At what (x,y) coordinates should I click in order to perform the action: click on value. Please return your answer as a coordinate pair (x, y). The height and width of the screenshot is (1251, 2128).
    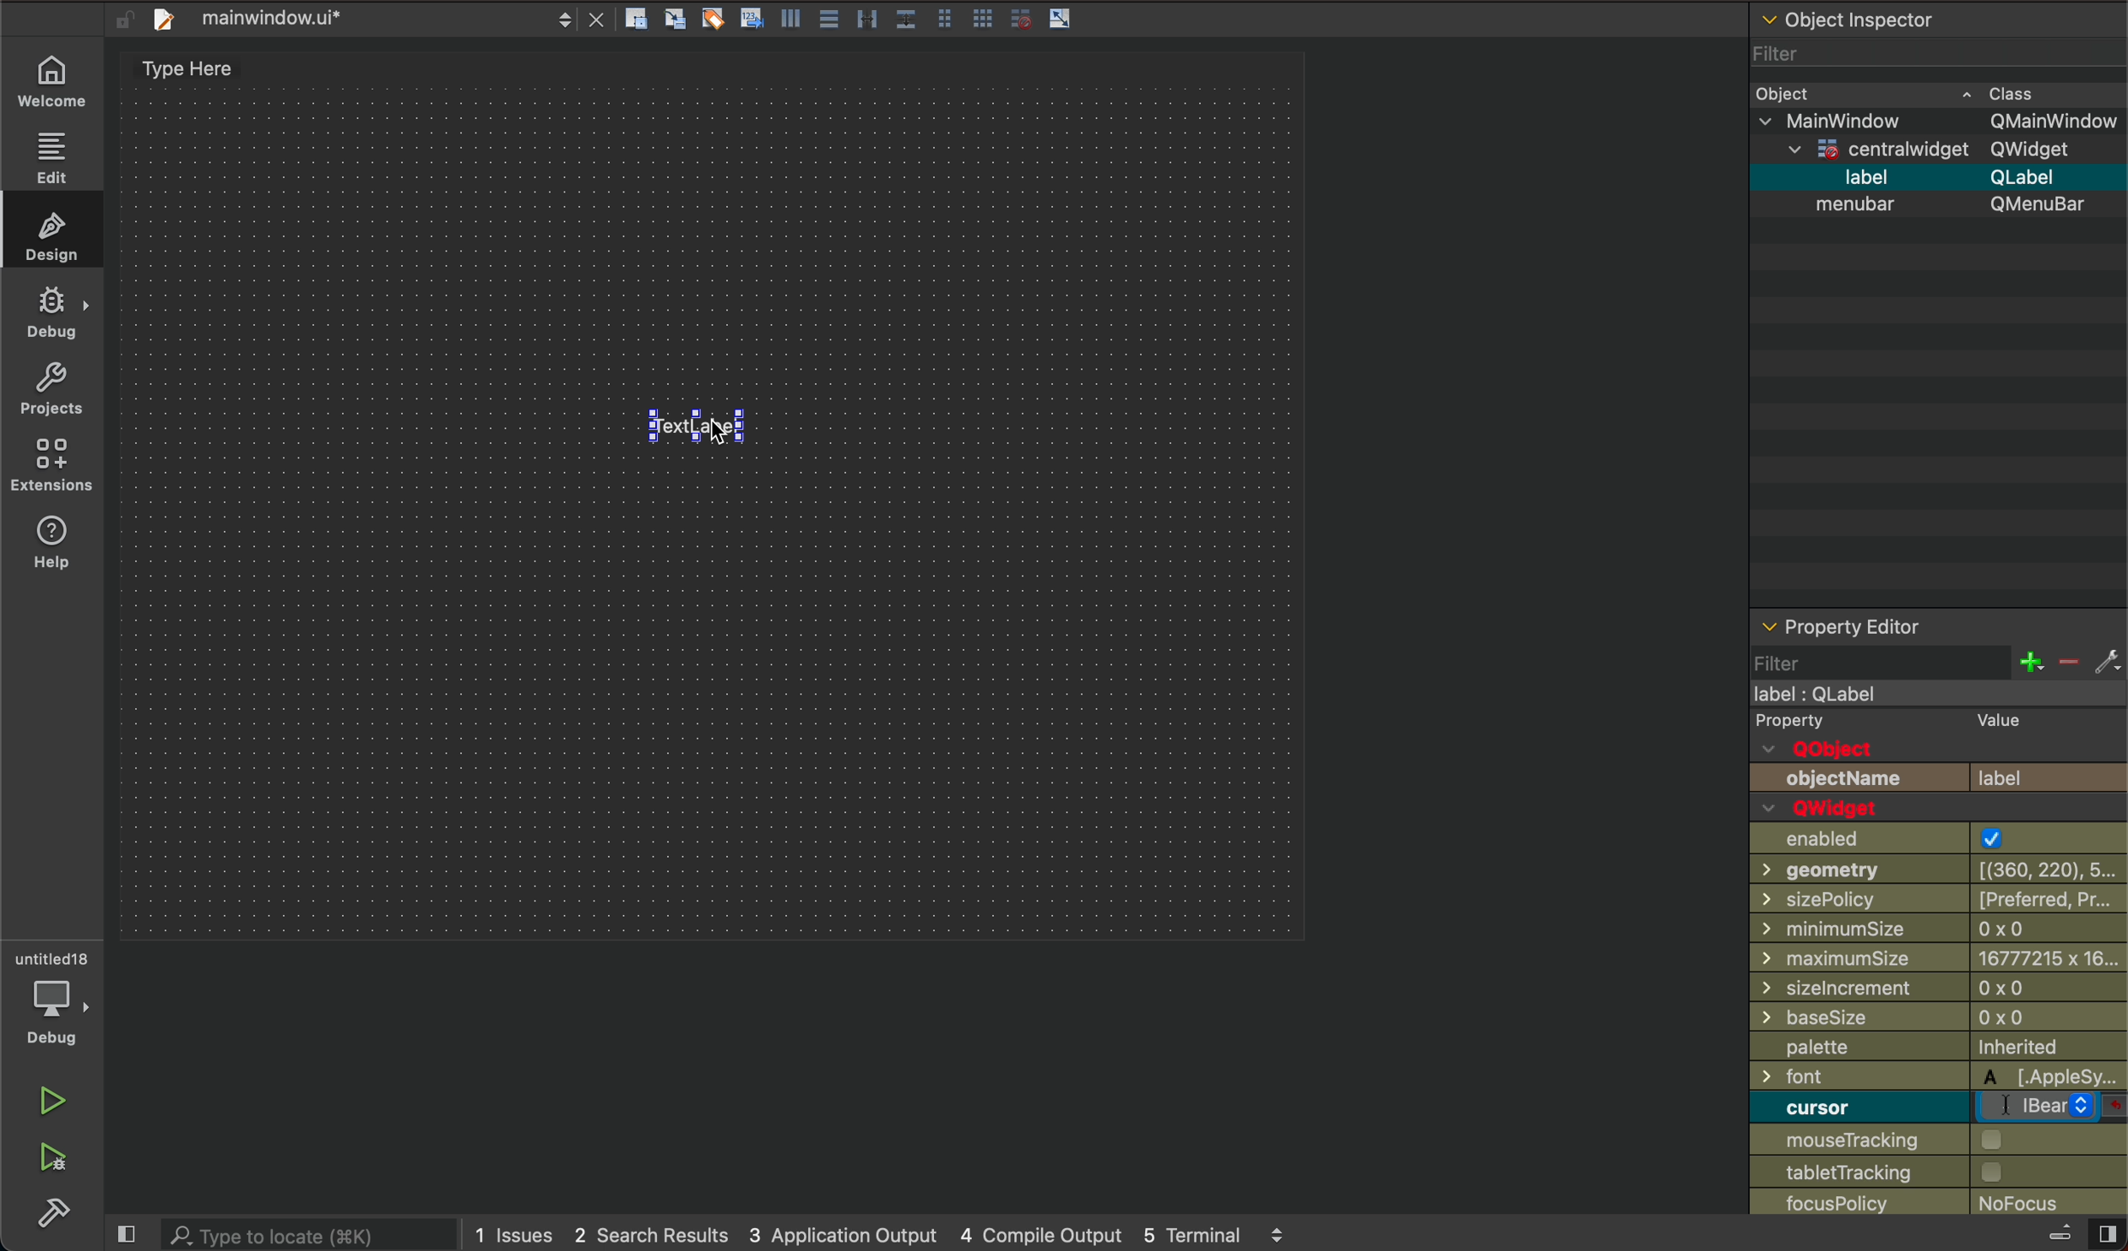
    Looking at the image, I should click on (2014, 721).